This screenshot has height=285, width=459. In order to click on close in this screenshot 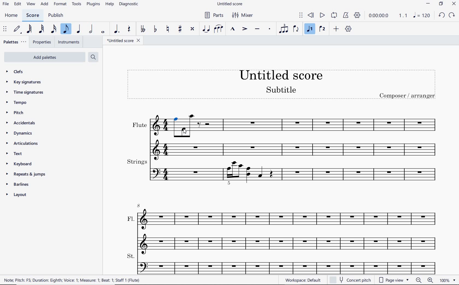, I will do `click(455, 4)`.